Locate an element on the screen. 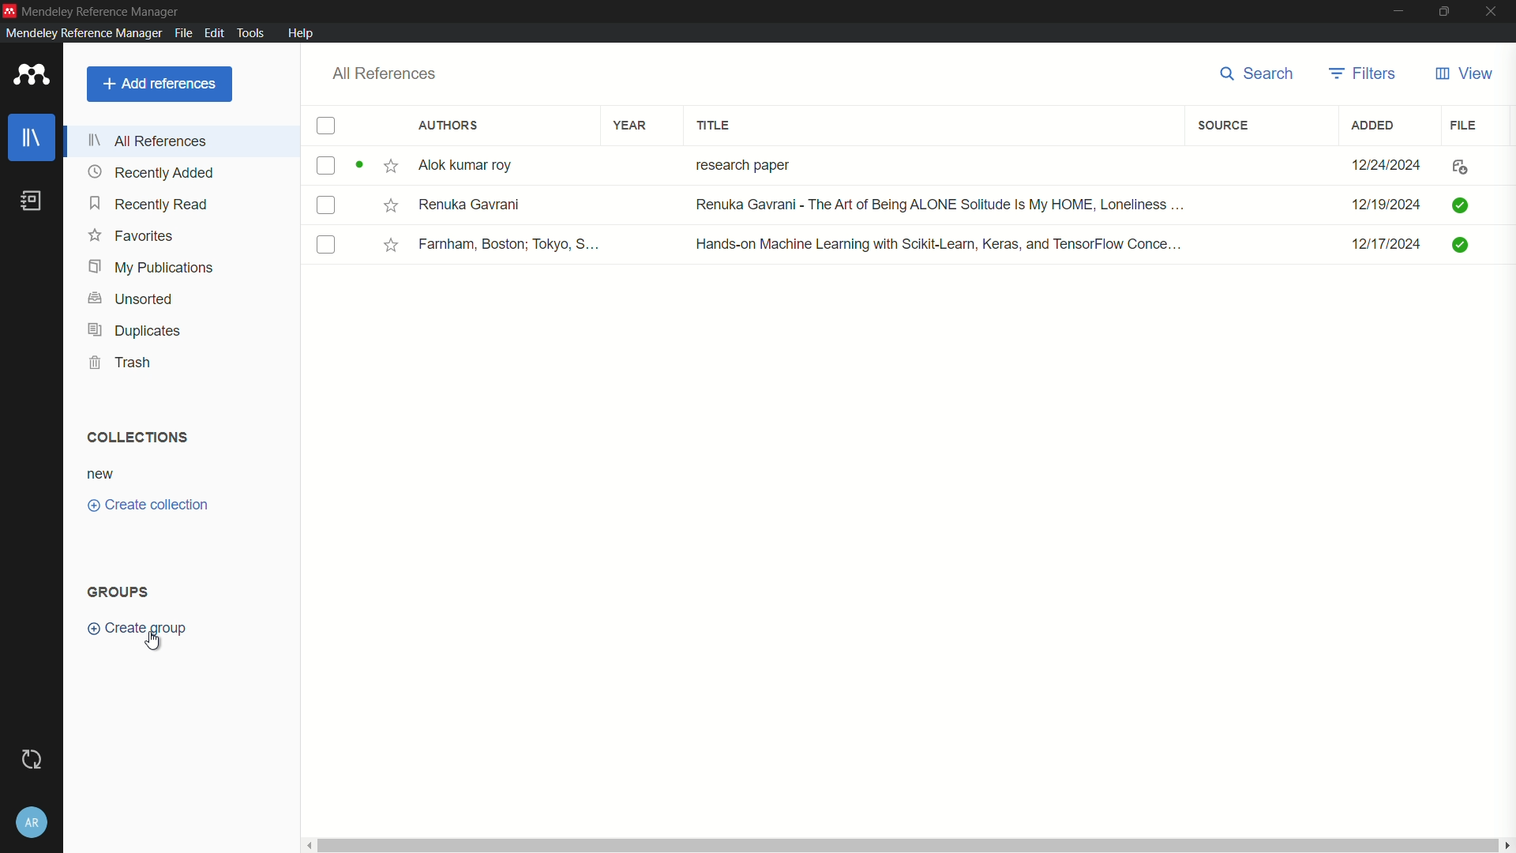  Date is located at coordinates (1389, 164).